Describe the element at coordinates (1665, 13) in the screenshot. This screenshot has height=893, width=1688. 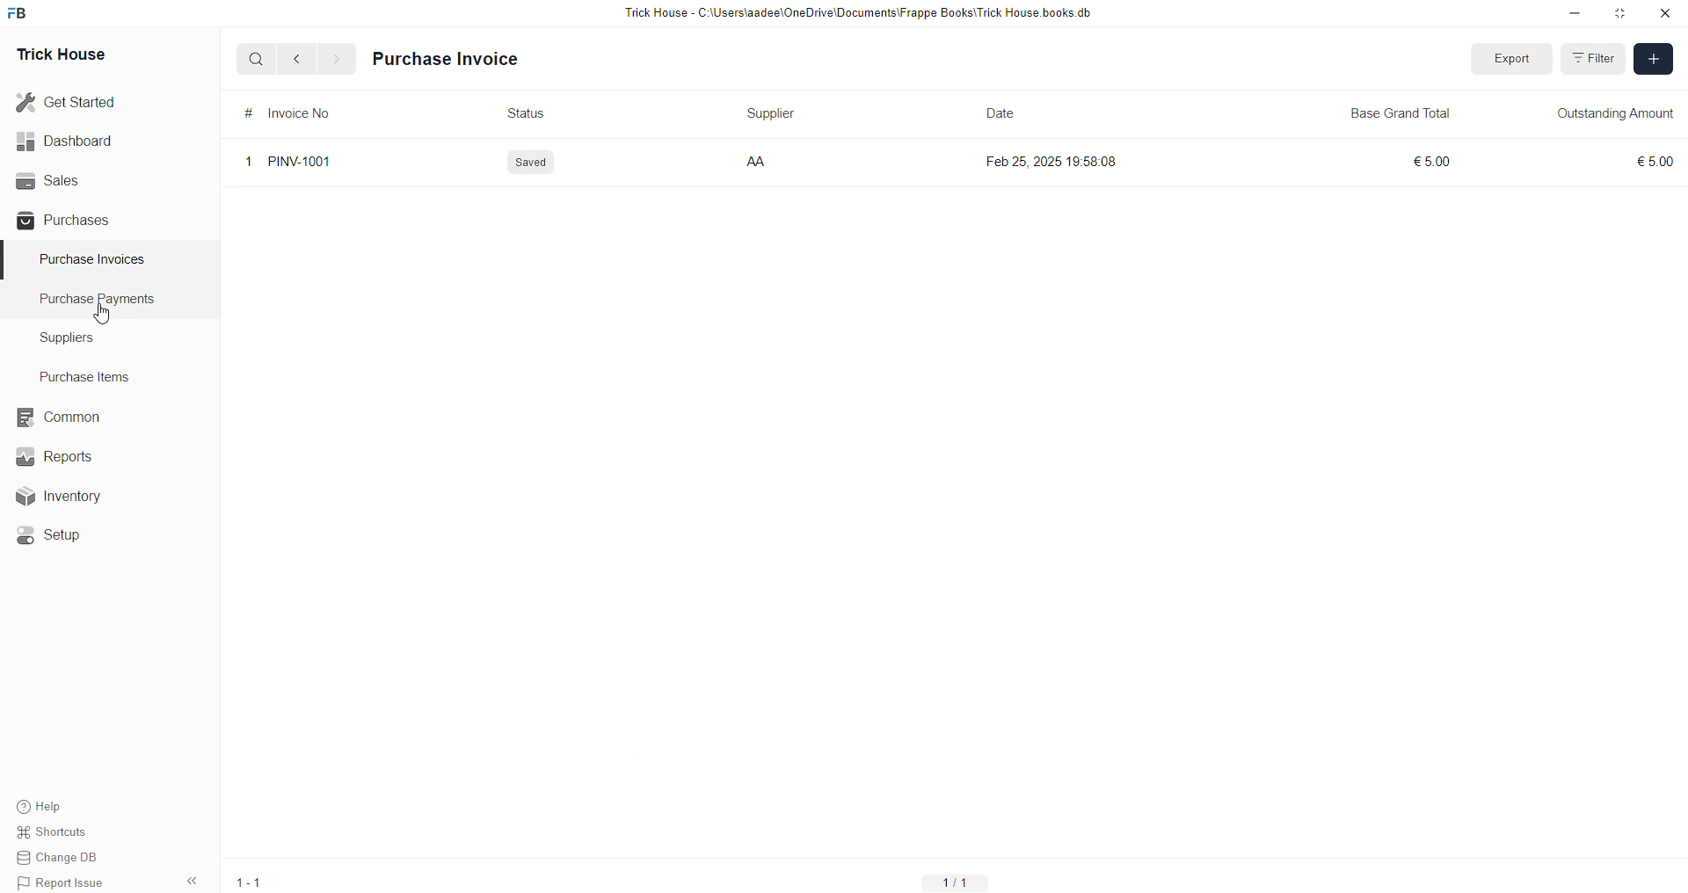
I see `close` at that location.